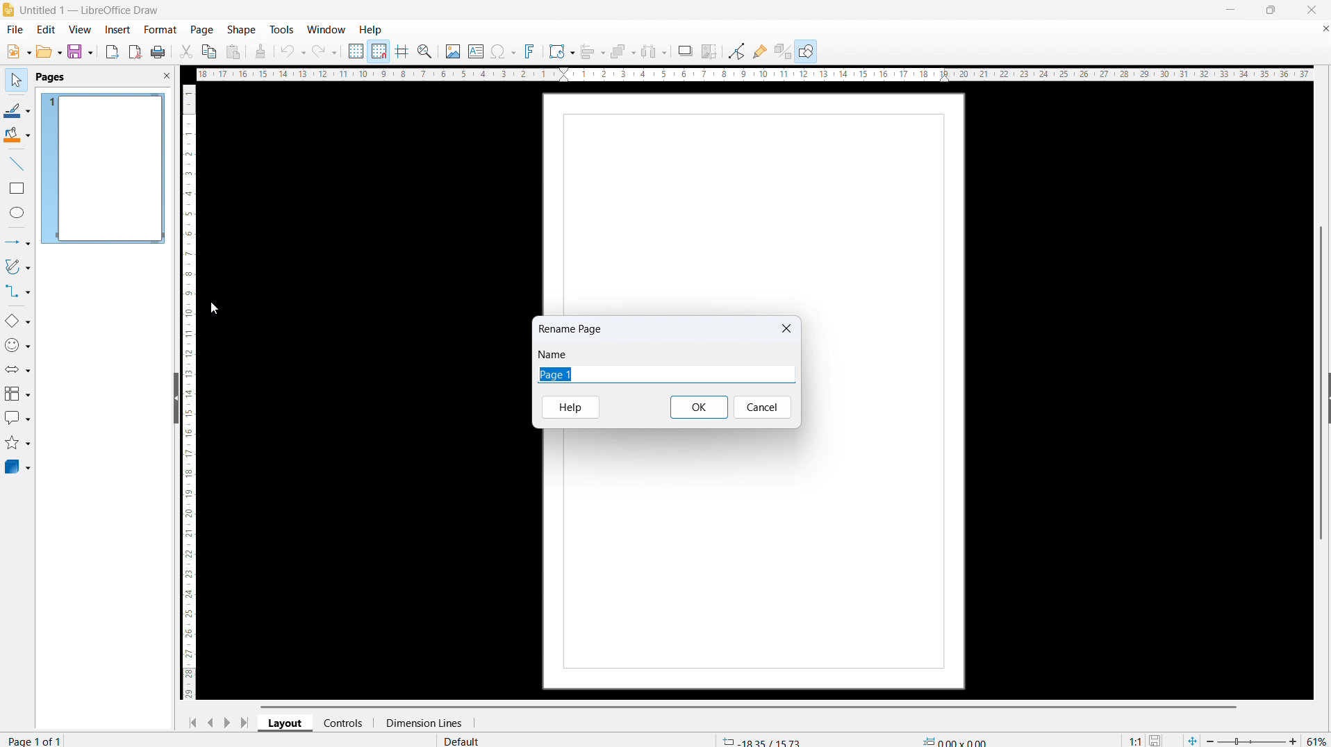 The image size is (1331, 747). What do you see at coordinates (216, 308) in the screenshot?
I see `Cursor` at bounding box center [216, 308].